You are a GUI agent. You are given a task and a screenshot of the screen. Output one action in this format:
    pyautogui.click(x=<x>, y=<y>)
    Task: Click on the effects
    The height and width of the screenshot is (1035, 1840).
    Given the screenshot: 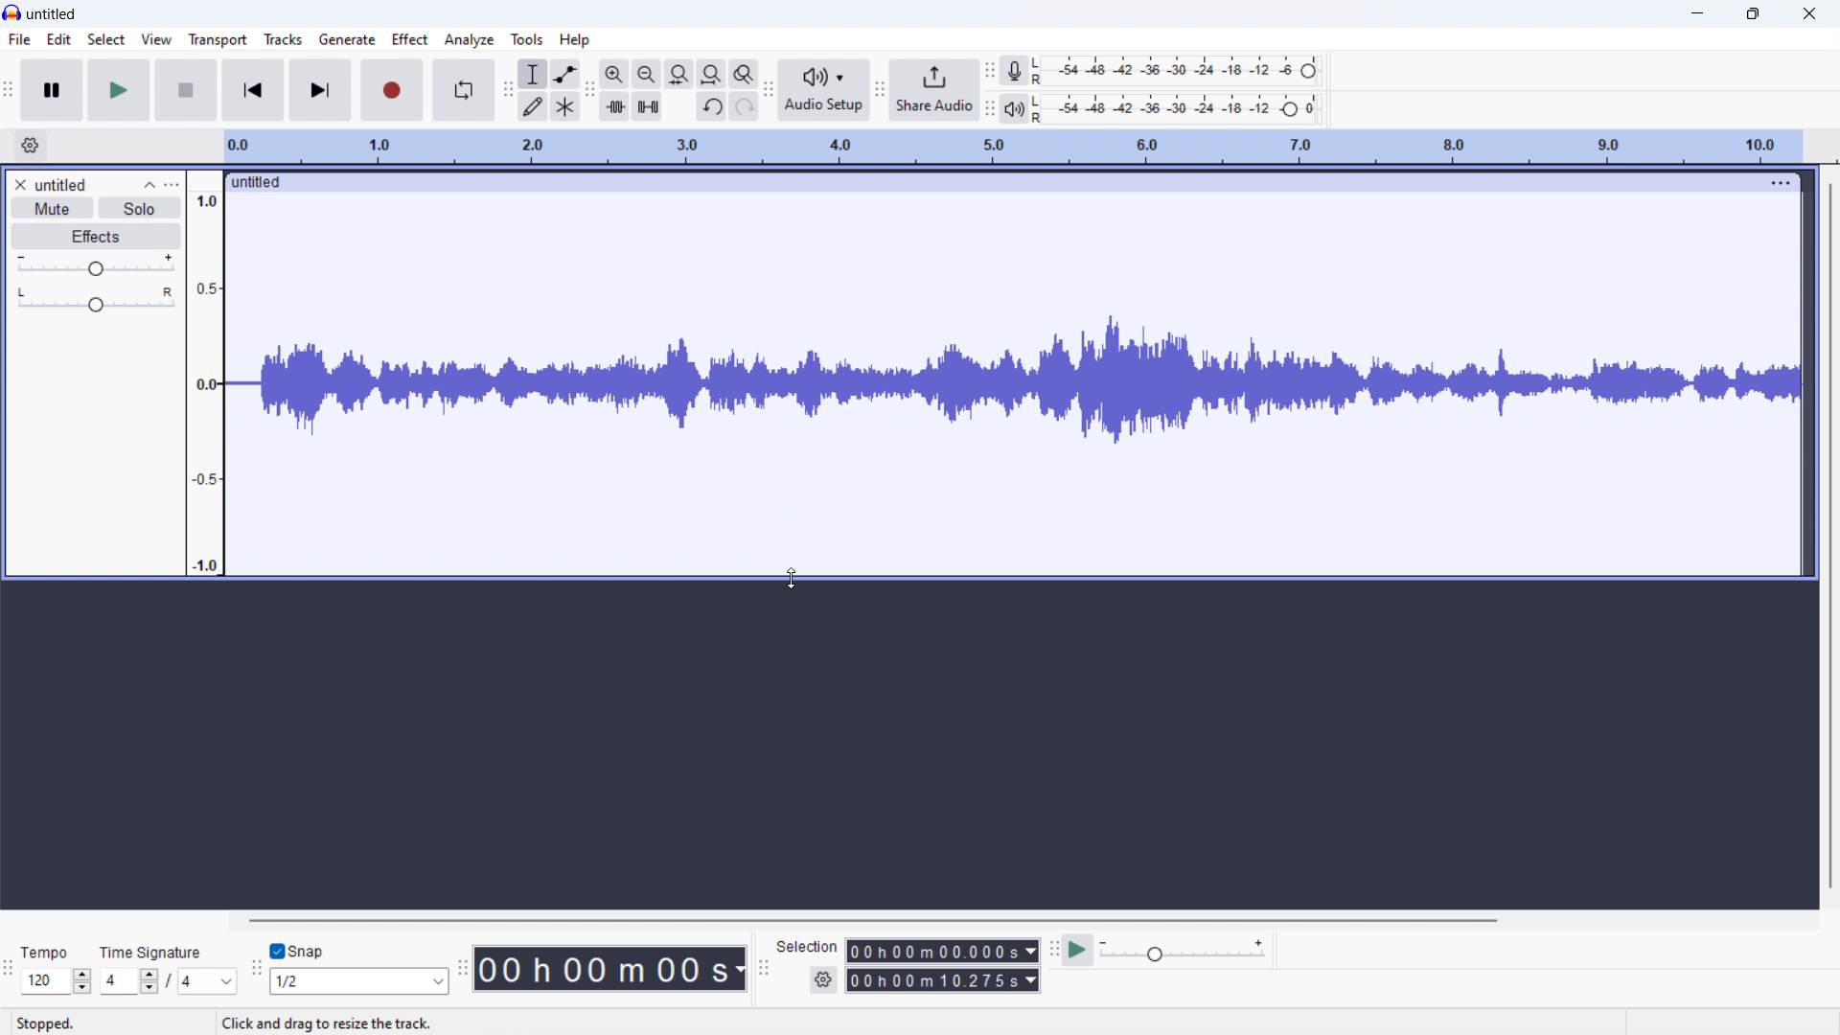 What is the action you would take?
    pyautogui.click(x=96, y=238)
    